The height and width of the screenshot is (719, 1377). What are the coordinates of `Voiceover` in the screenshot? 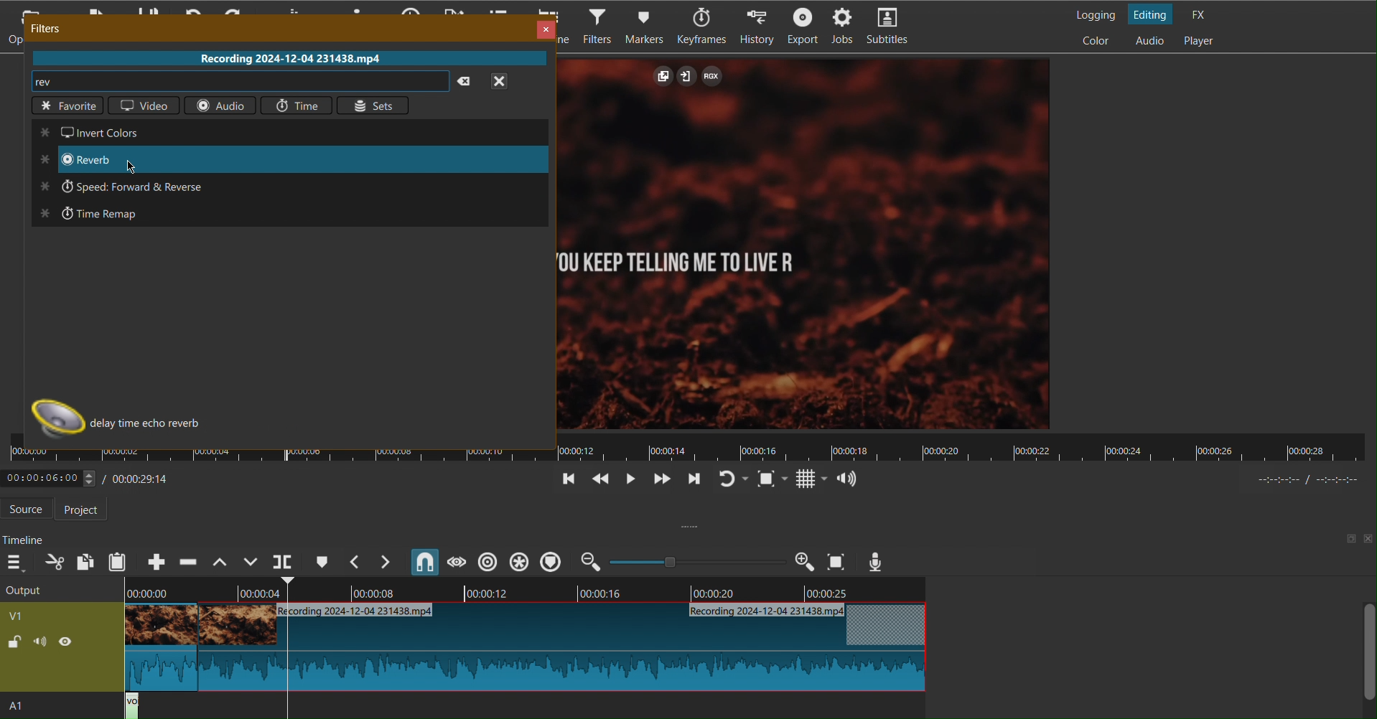 It's located at (877, 561).